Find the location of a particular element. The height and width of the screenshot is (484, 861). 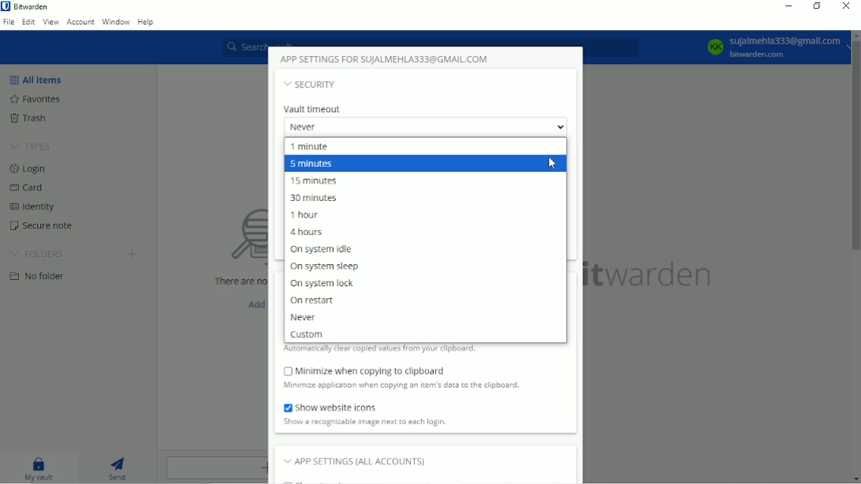

Security is located at coordinates (313, 84).